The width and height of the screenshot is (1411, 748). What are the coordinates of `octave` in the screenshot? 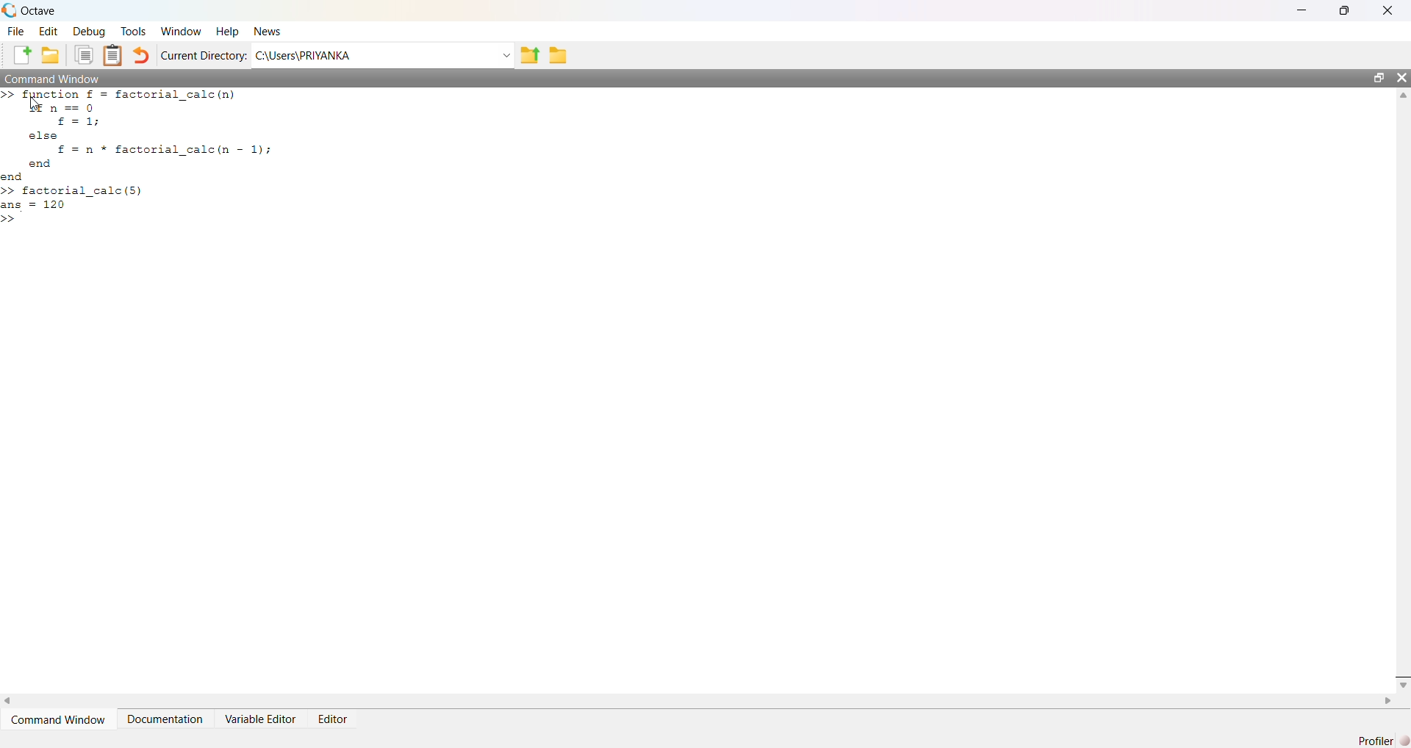 It's located at (41, 11).